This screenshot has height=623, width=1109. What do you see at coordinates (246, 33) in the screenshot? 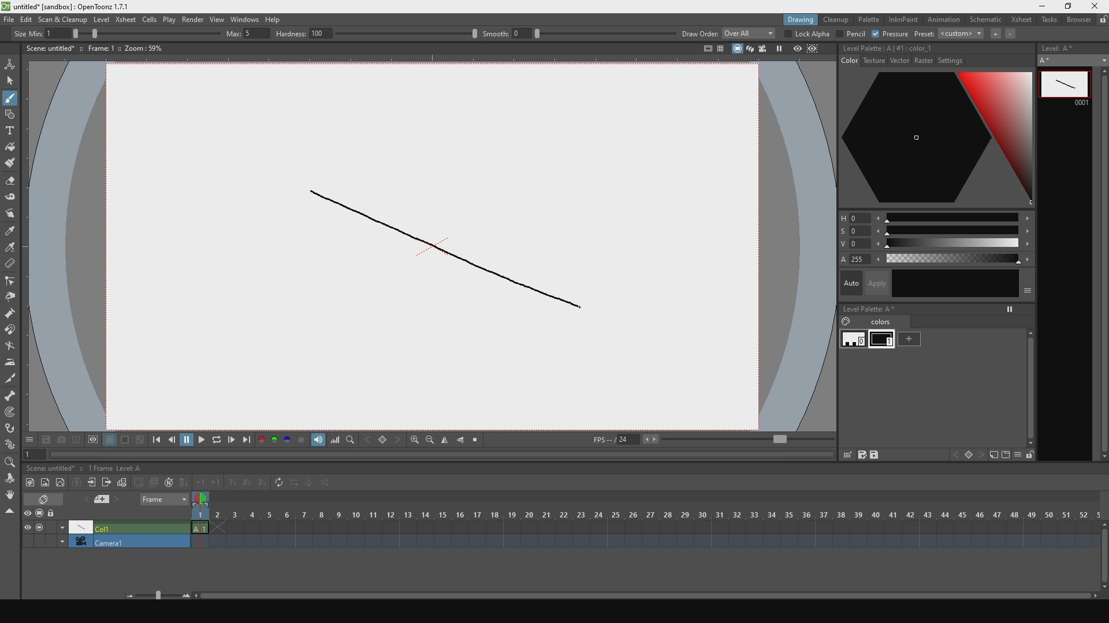
I see `max` at bounding box center [246, 33].